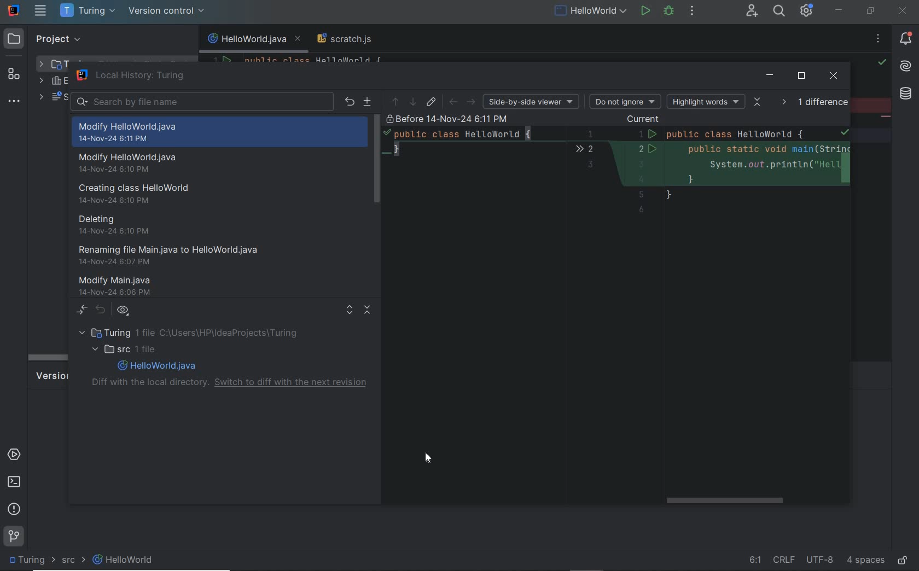 This screenshot has width=919, height=571. What do you see at coordinates (298, 39) in the screenshot?
I see `close tab` at bounding box center [298, 39].